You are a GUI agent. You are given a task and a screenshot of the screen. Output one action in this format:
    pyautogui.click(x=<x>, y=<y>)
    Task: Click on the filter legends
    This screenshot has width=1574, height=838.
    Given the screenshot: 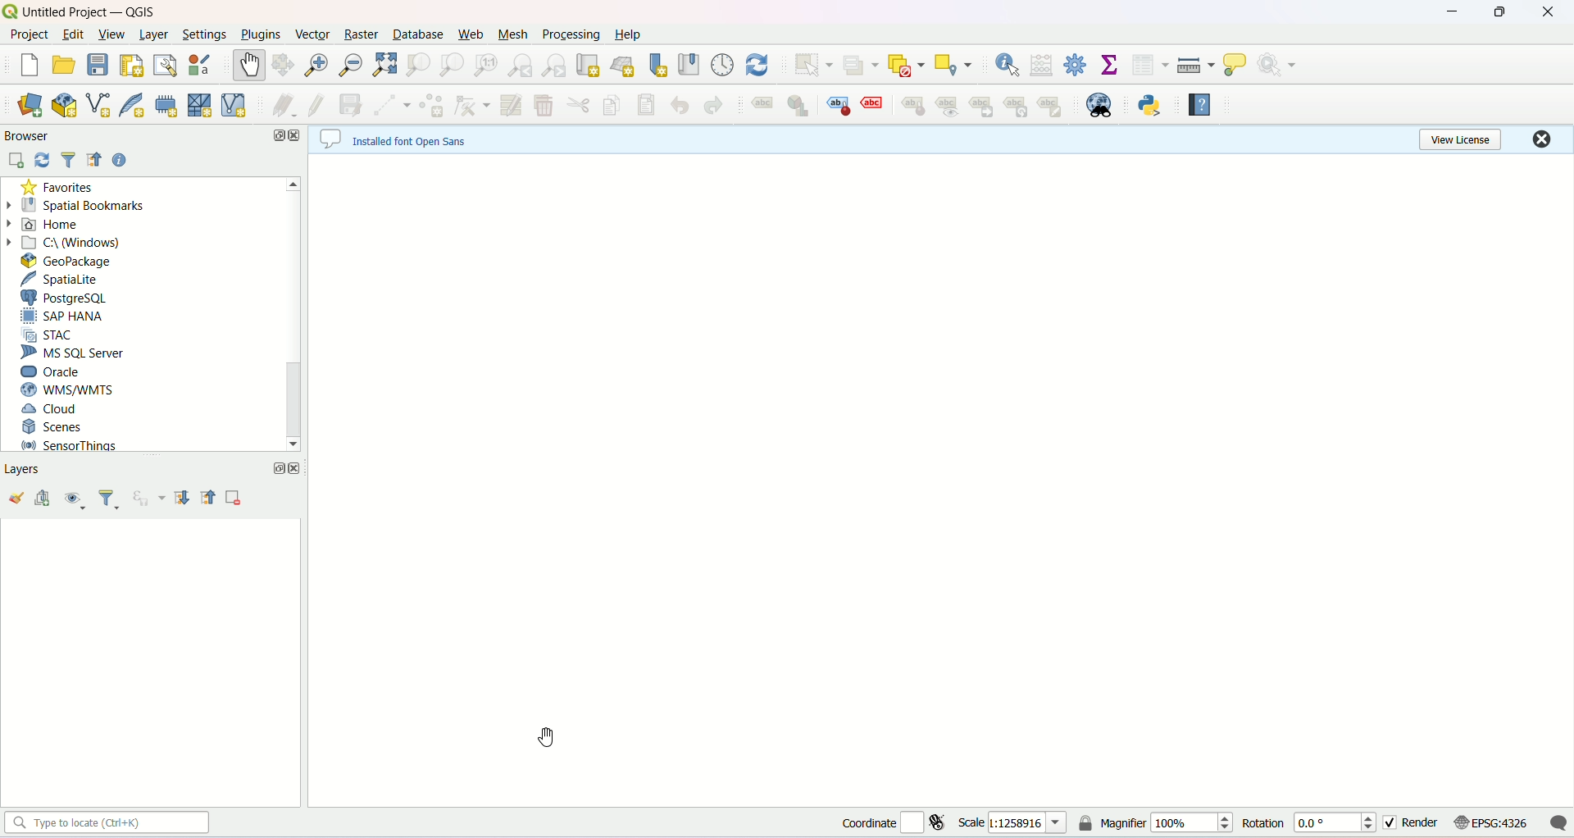 What is the action you would take?
    pyautogui.click(x=108, y=501)
    